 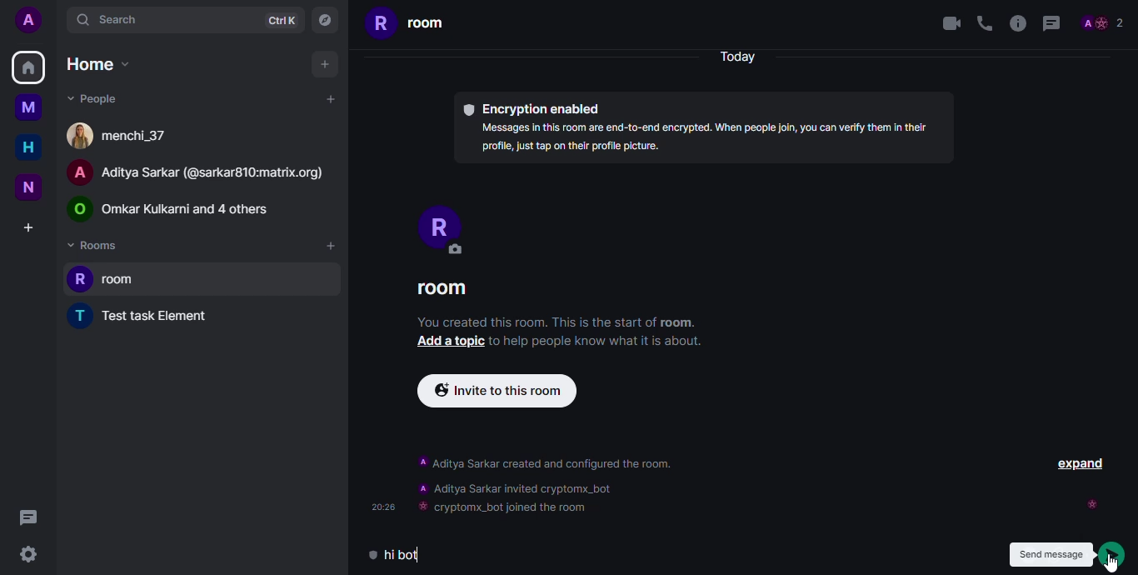 What do you see at coordinates (28, 147) in the screenshot?
I see `home` at bounding box center [28, 147].